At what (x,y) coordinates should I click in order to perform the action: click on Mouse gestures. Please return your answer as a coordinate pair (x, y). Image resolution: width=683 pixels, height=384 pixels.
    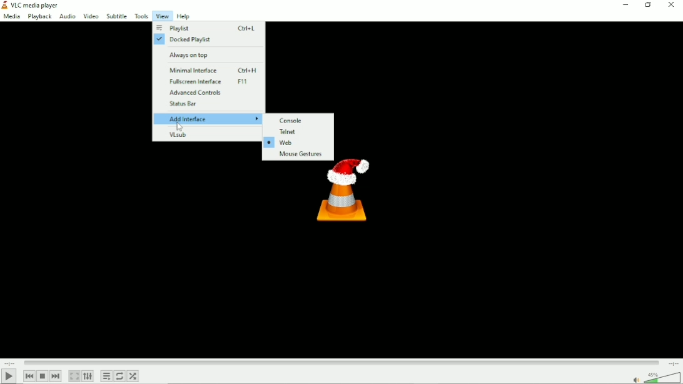
    Looking at the image, I should click on (298, 154).